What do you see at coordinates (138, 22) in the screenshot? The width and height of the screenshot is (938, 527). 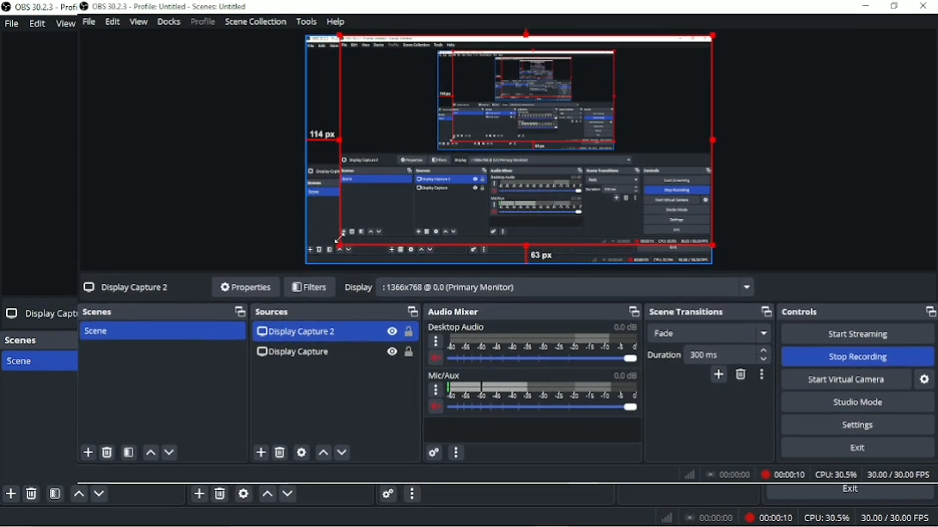 I see `View` at bounding box center [138, 22].